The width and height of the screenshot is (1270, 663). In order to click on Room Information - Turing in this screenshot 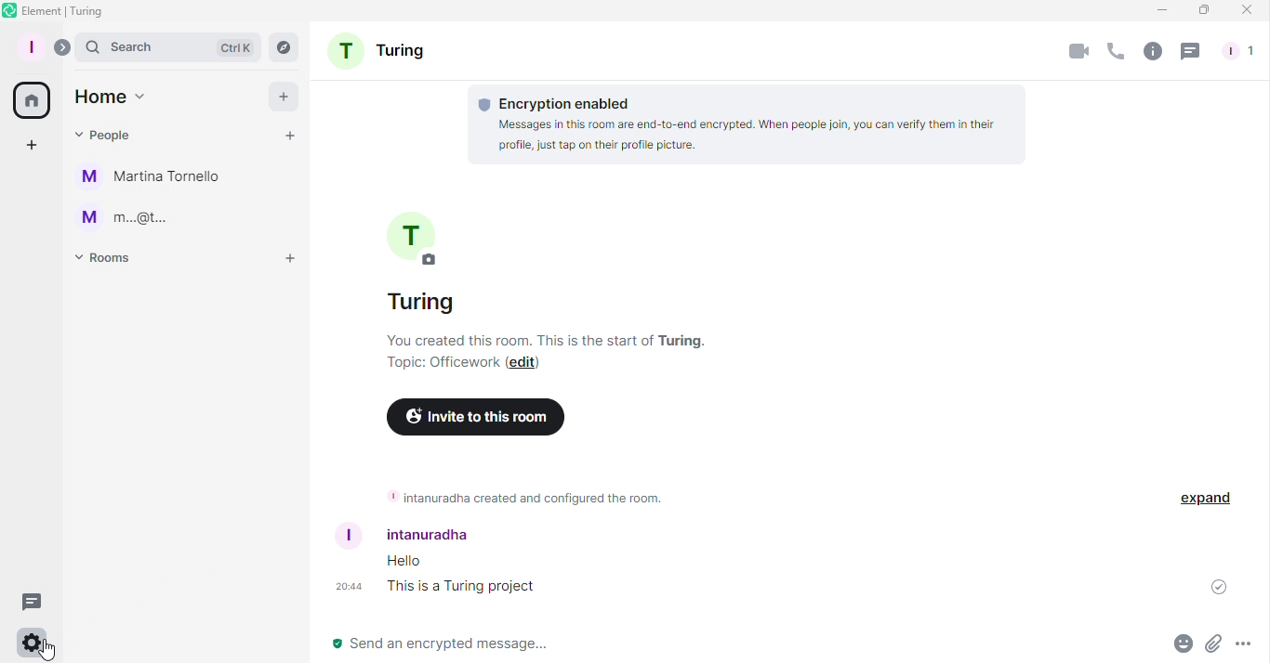, I will do `click(570, 282)`.